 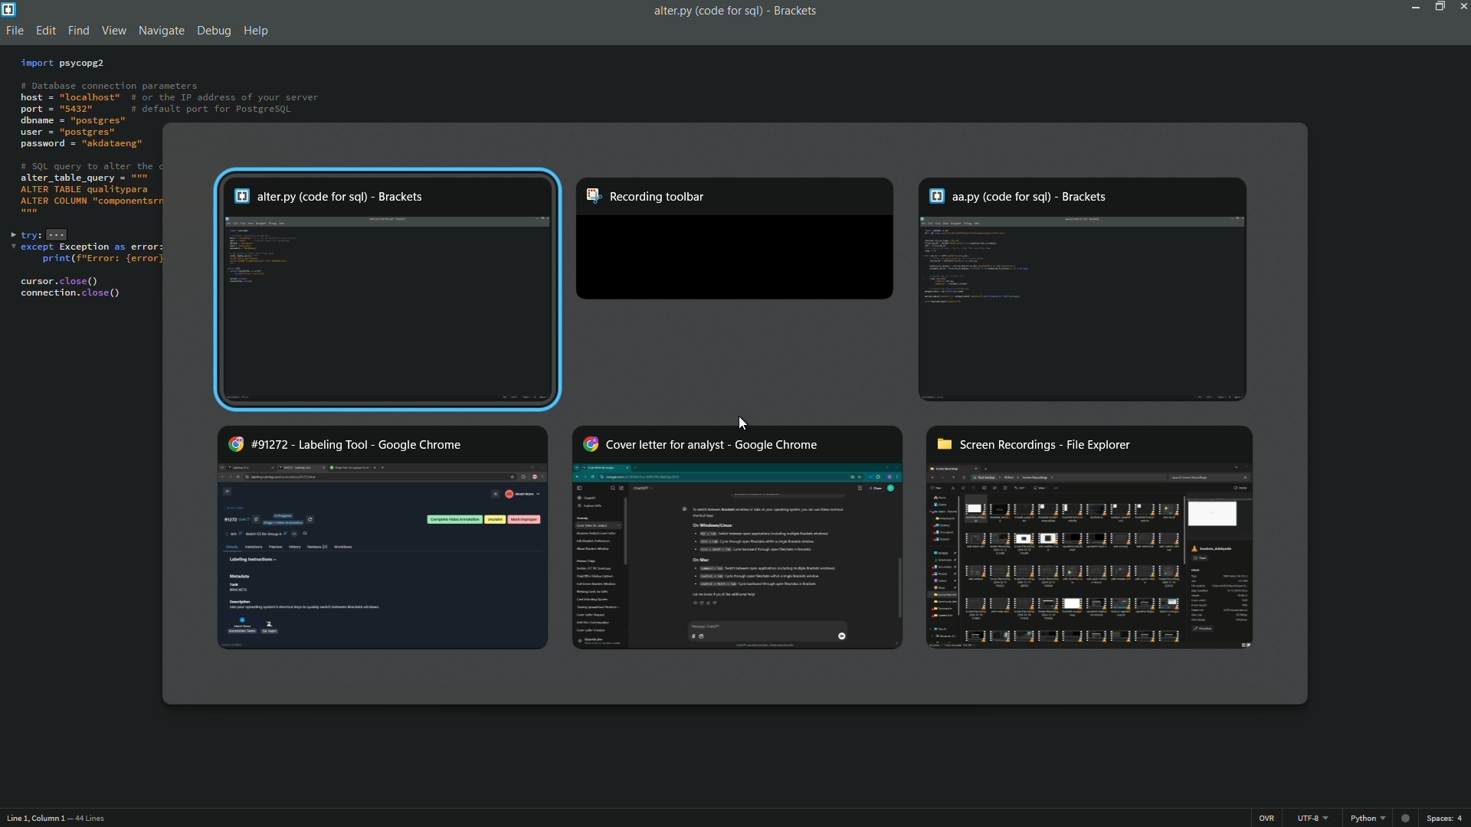 I want to click on navigate menu, so click(x=159, y=31).